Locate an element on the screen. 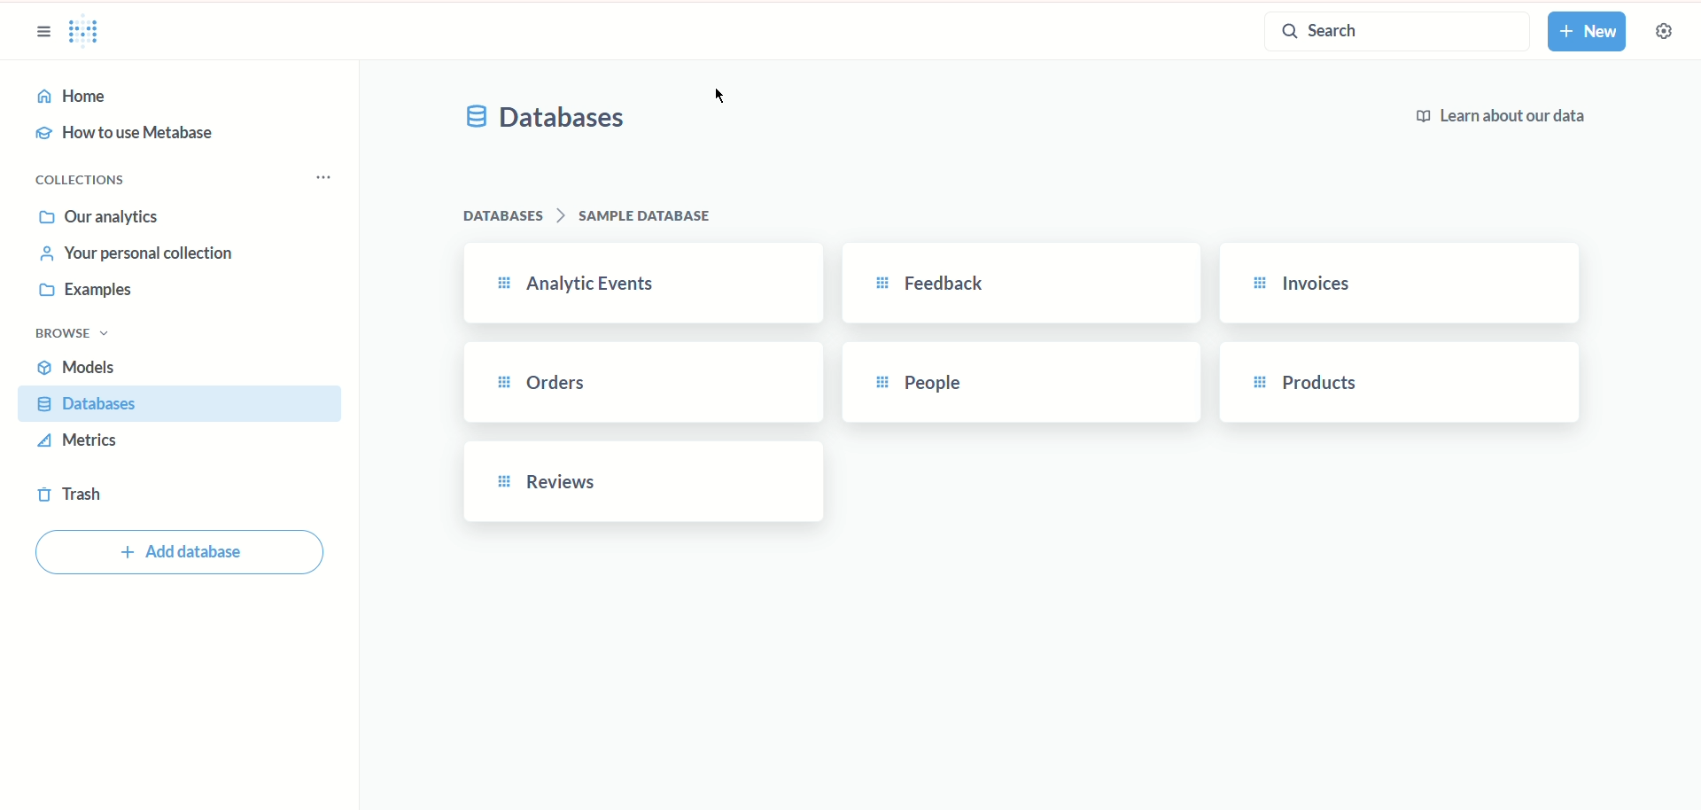  metabase is located at coordinates (87, 34).